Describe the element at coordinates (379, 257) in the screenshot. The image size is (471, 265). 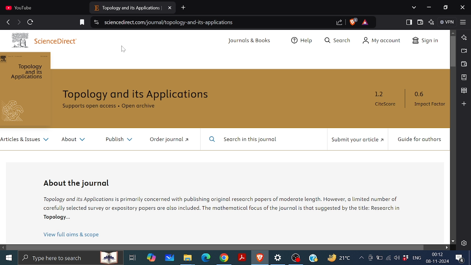
I see `Battery` at that location.